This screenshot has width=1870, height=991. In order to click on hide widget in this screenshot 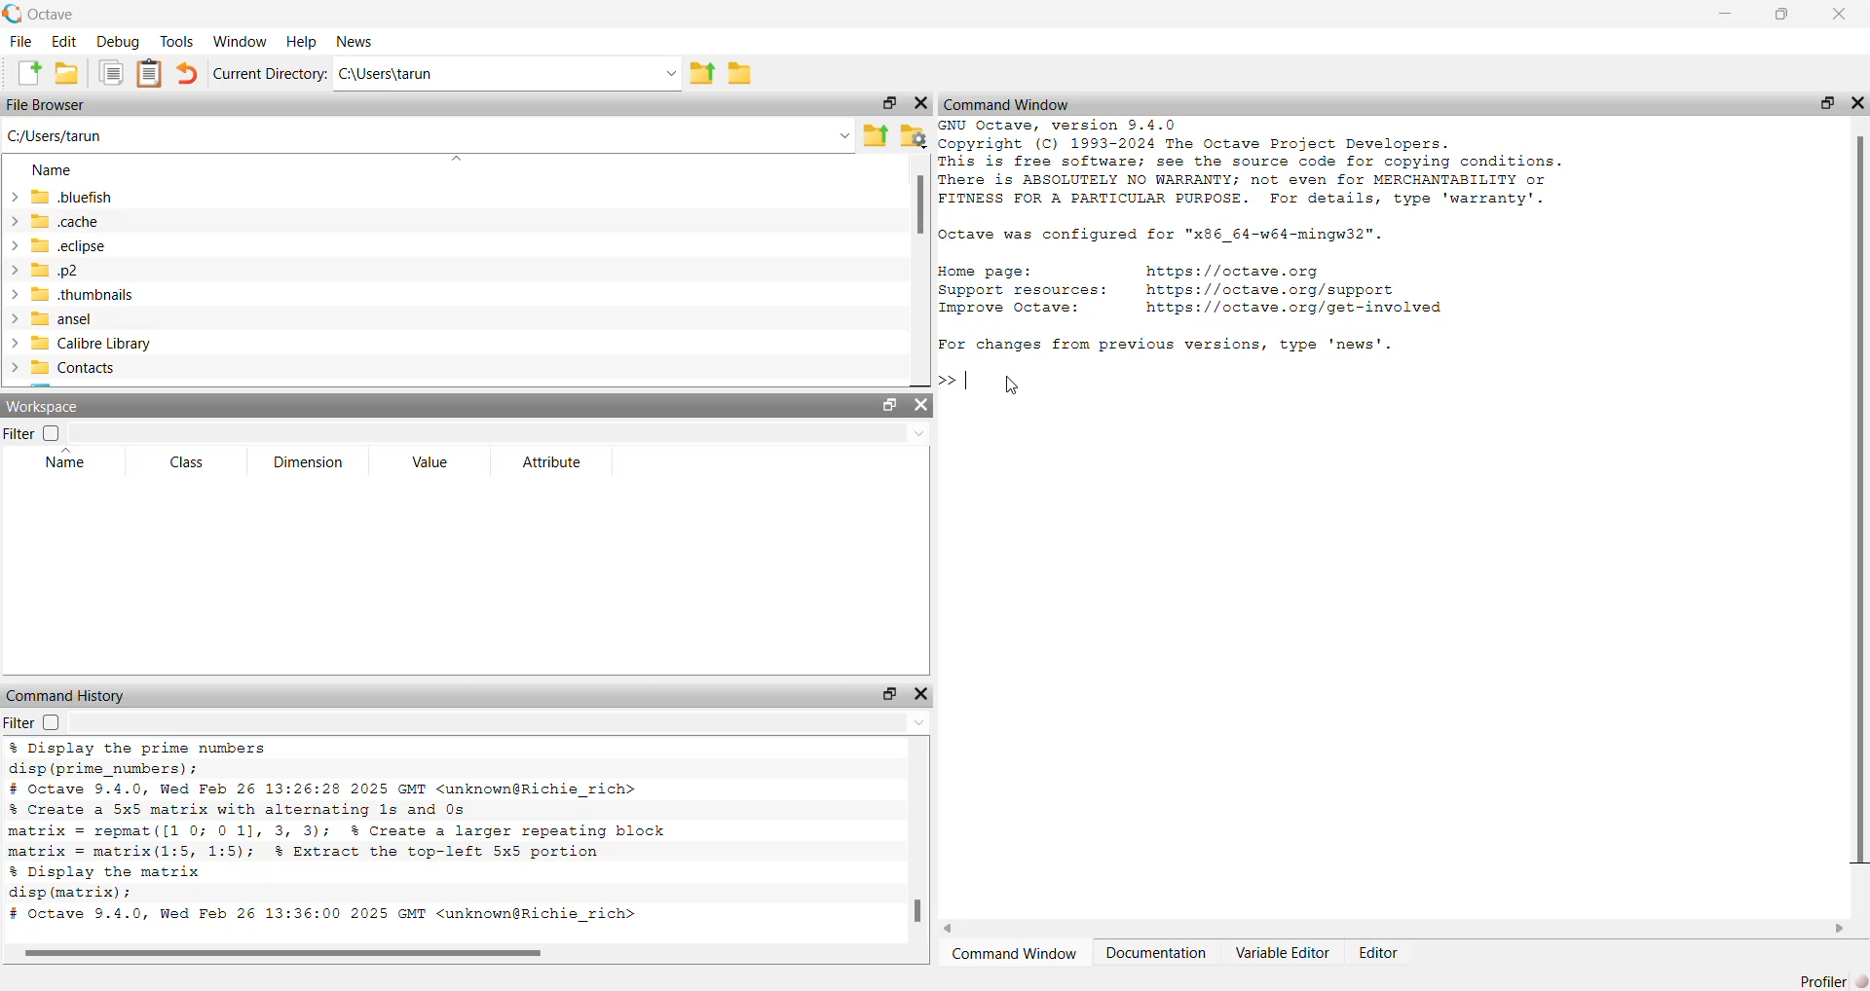, I will do `click(926, 693)`.